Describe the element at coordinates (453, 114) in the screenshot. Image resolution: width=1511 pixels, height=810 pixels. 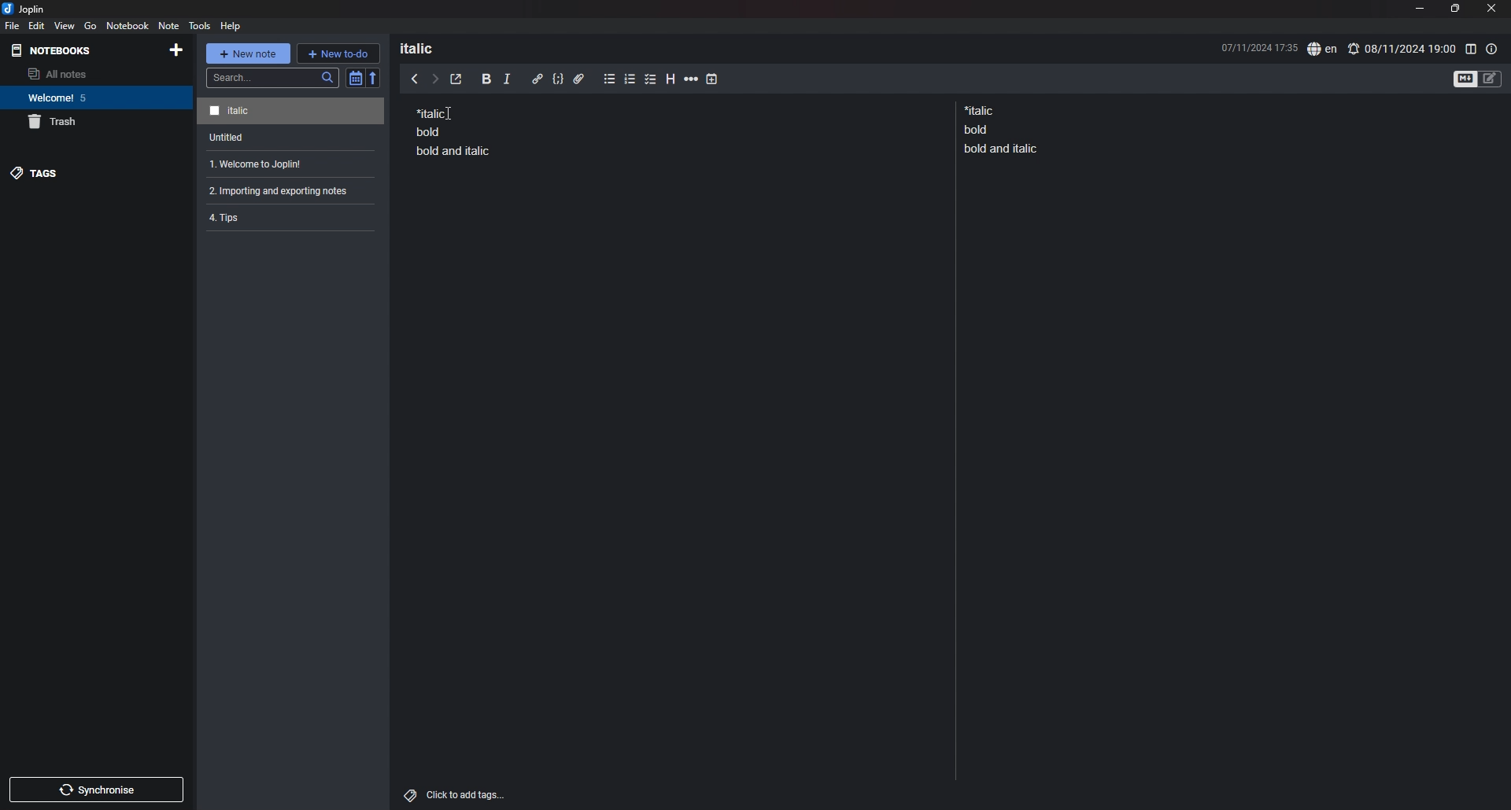
I see `Cursor` at that location.